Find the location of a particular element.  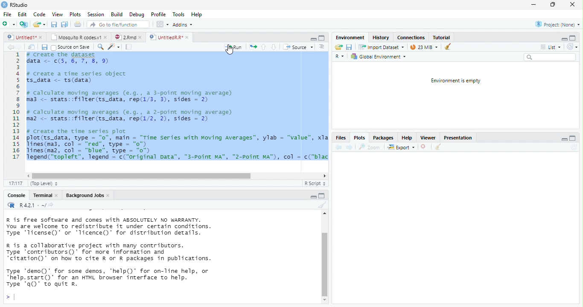

back is located at coordinates (10, 47).